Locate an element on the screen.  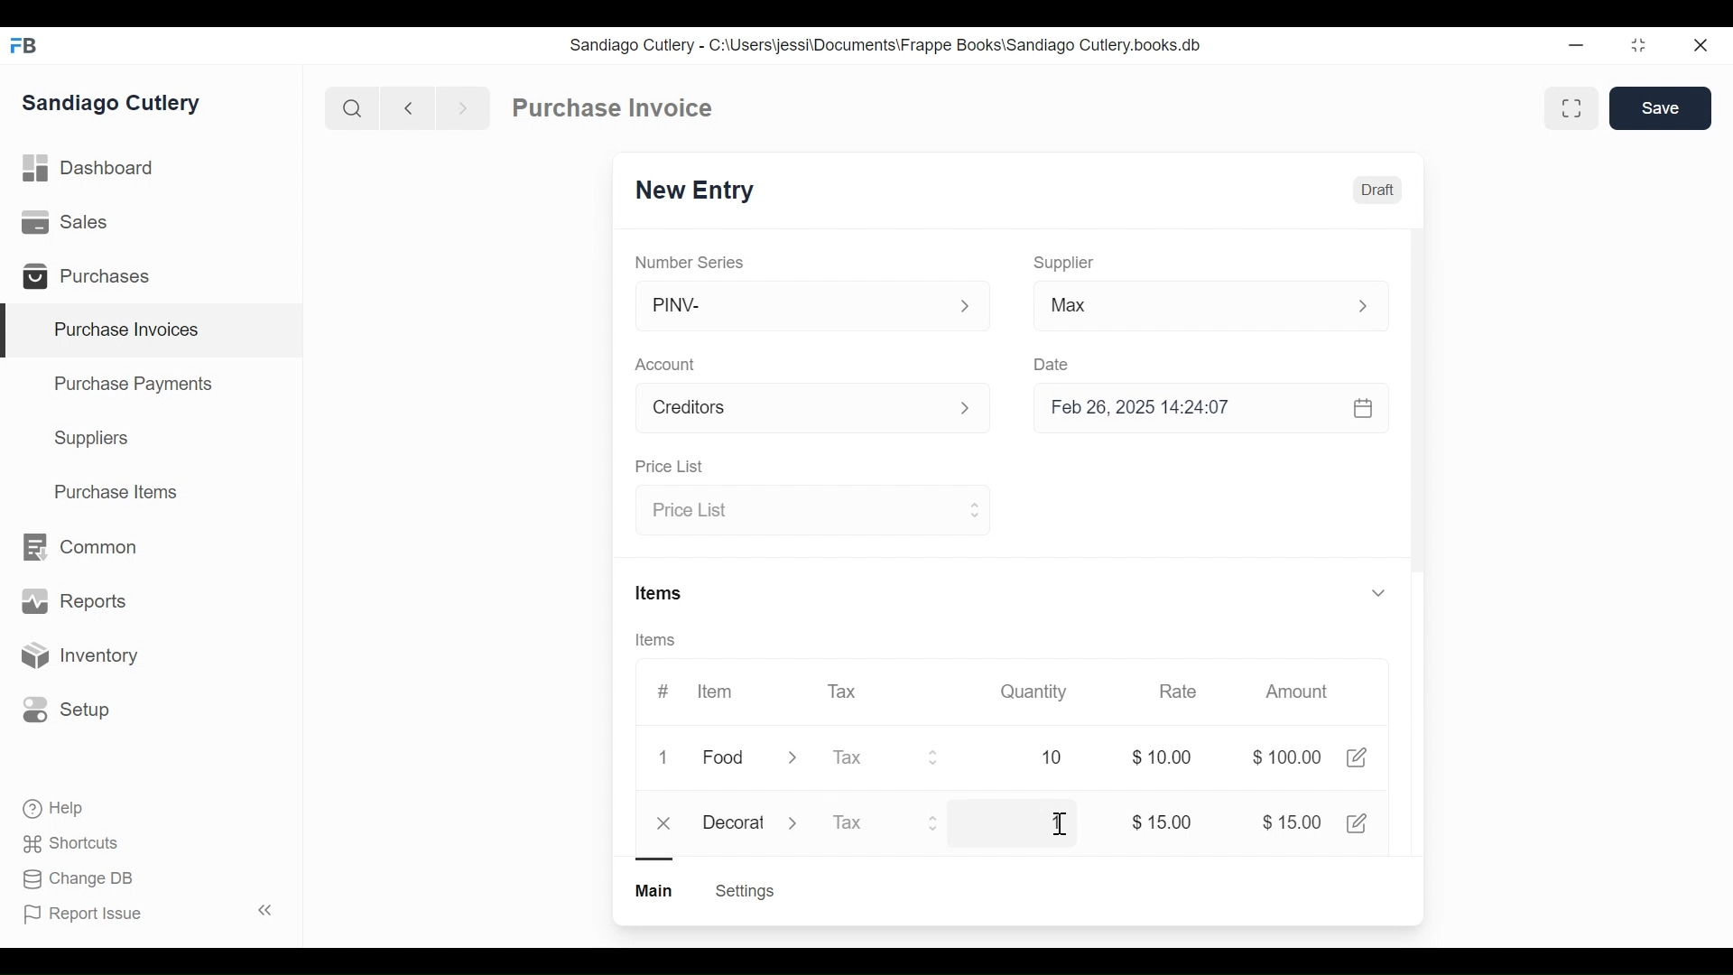
Common is located at coordinates (78, 547).